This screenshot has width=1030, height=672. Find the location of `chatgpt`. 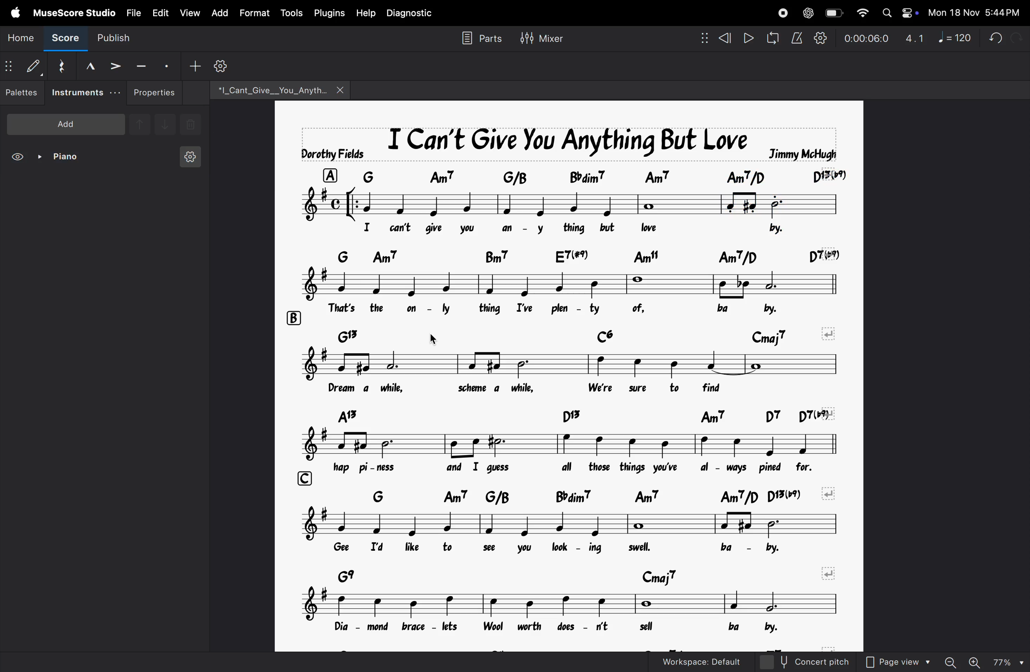

chatgpt is located at coordinates (807, 12).